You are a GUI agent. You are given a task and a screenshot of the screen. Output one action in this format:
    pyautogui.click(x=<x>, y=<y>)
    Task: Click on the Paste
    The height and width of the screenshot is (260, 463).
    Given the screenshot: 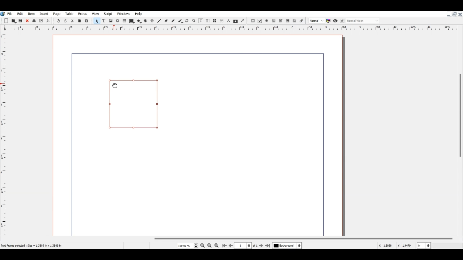 What is the action you would take?
    pyautogui.click(x=86, y=21)
    